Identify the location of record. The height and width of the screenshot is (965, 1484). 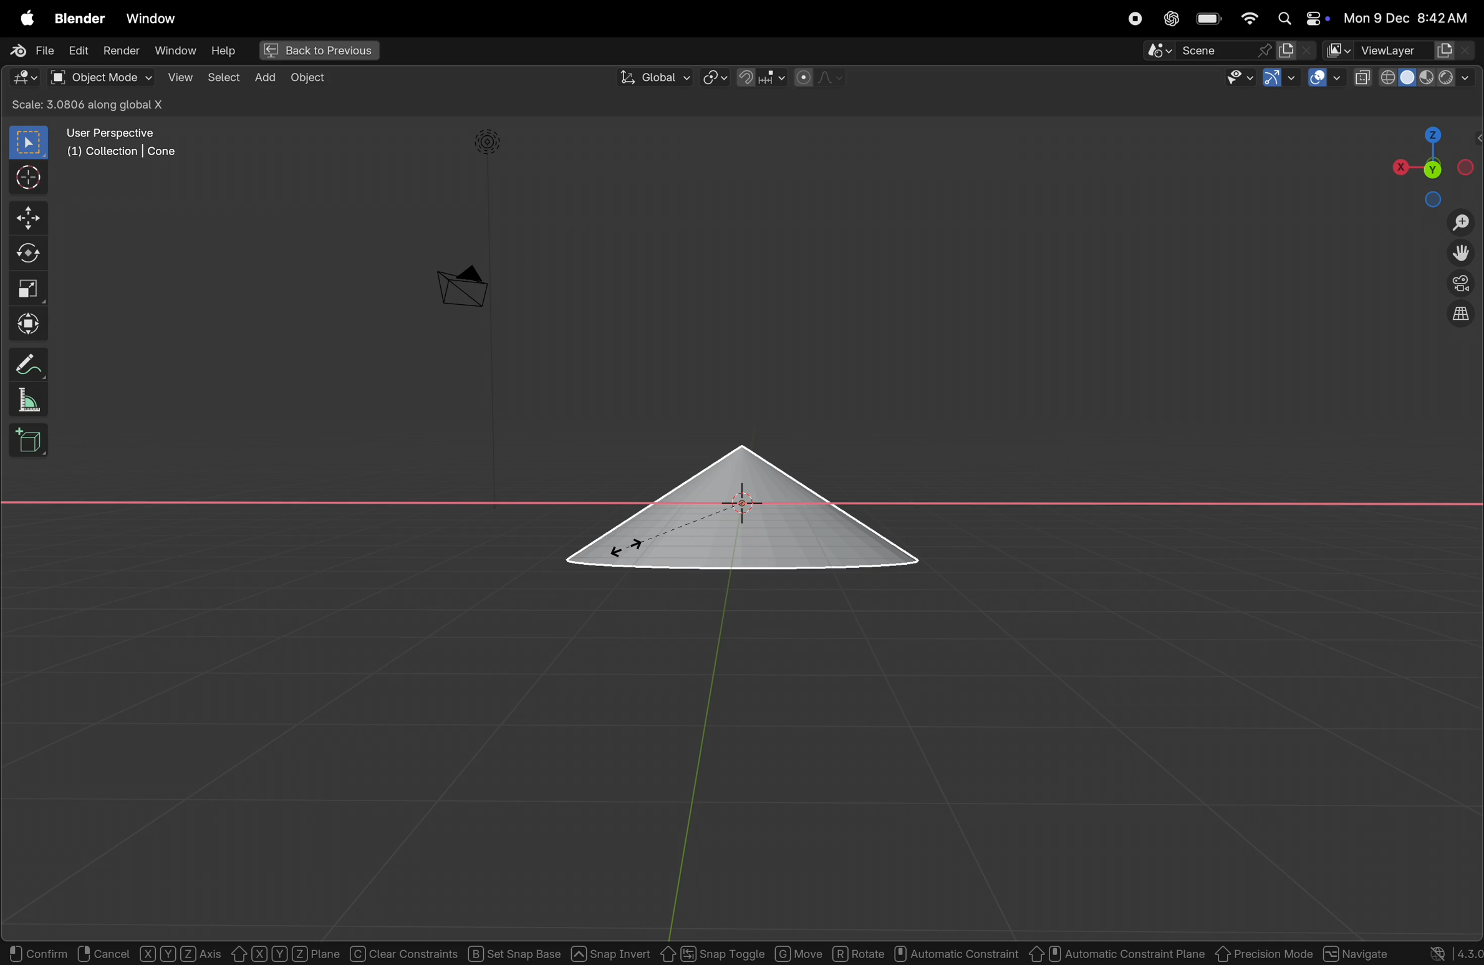
(1135, 19).